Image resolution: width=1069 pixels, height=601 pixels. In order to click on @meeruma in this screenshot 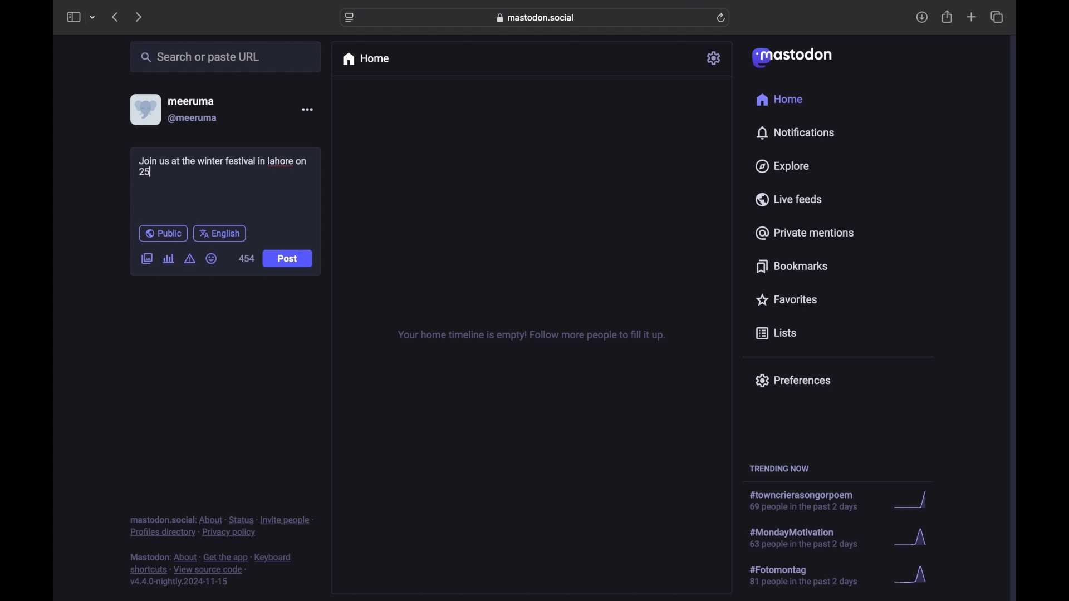, I will do `click(193, 119)`.